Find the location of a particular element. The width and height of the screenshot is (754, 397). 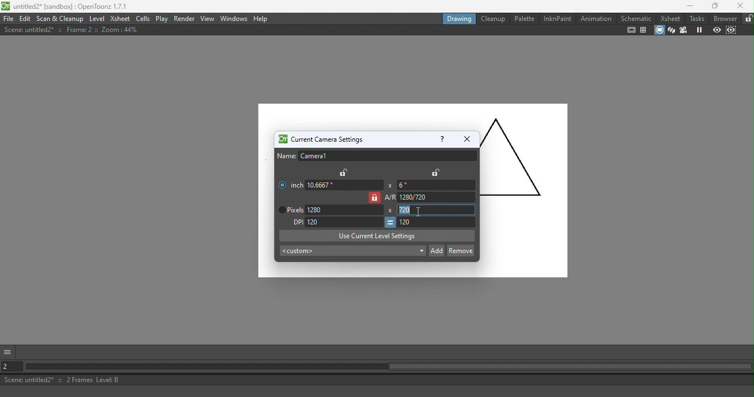

Cells is located at coordinates (142, 18).